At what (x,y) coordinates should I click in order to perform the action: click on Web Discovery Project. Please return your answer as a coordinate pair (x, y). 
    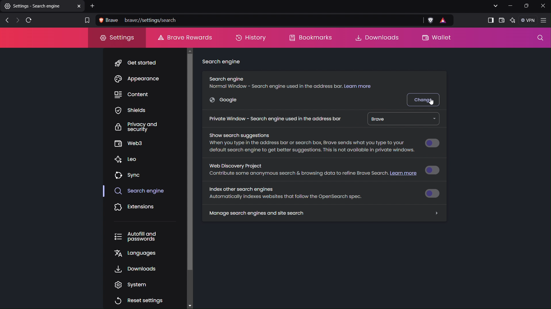
    Looking at the image, I should click on (311, 171).